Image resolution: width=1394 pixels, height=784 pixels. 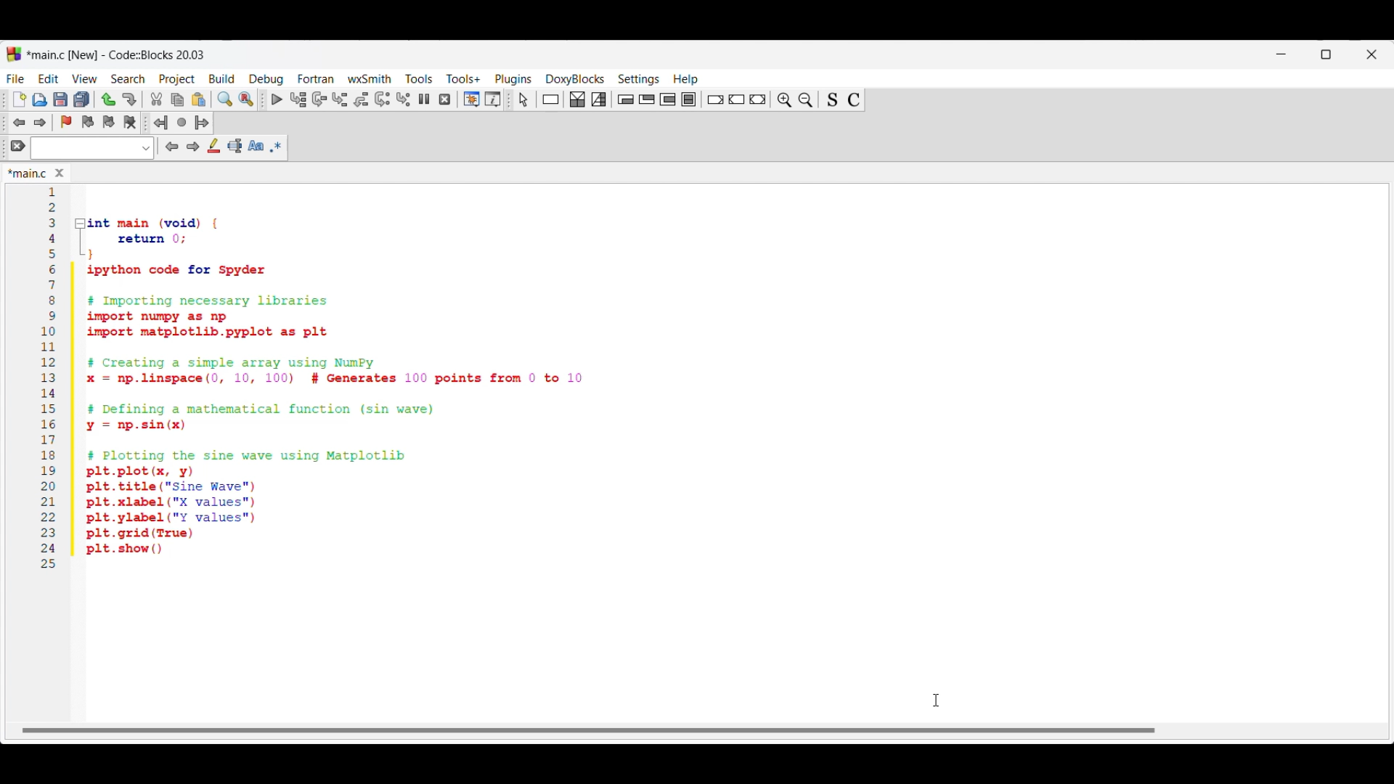 What do you see at coordinates (235, 146) in the screenshot?
I see `Selected text` at bounding box center [235, 146].